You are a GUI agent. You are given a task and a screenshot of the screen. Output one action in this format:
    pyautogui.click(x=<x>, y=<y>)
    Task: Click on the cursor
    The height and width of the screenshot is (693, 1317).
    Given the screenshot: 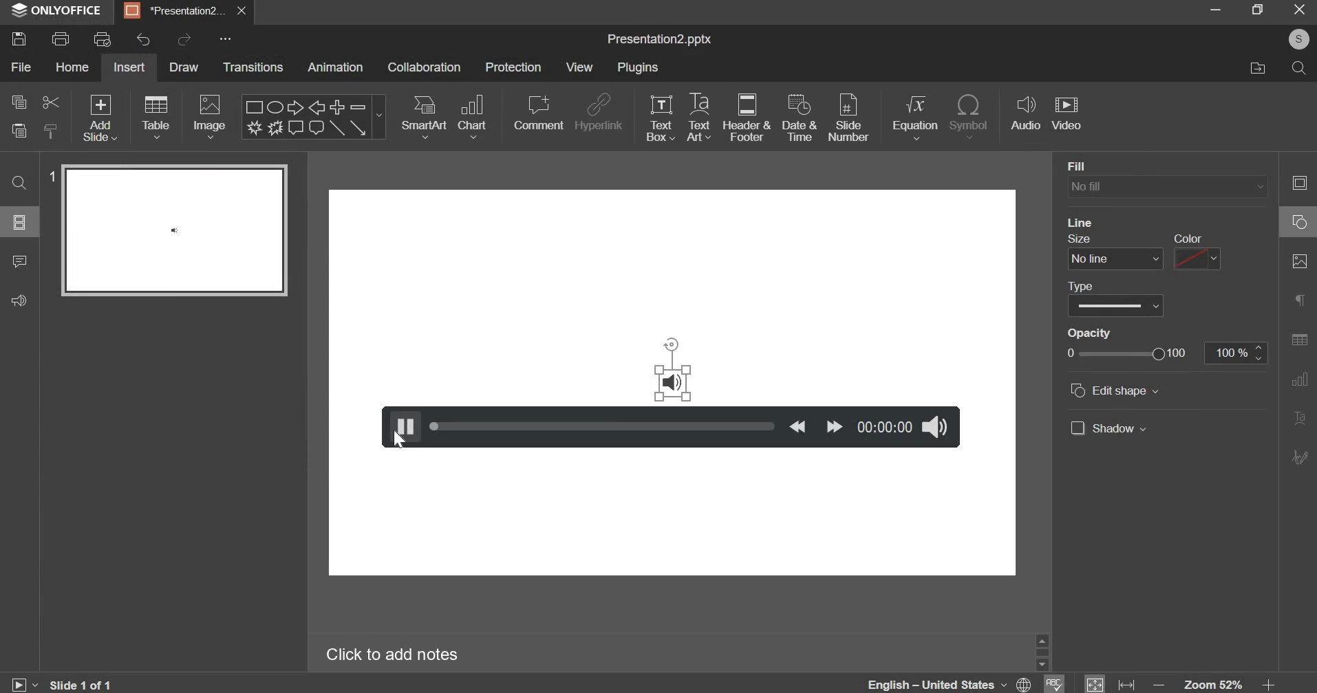 What is the action you would take?
    pyautogui.click(x=399, y=439)
    